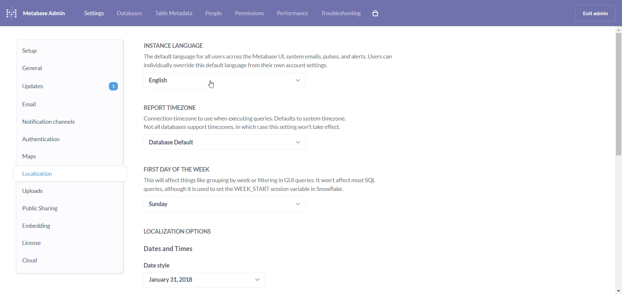  I want to click on language dropdown, so click(226, 84).